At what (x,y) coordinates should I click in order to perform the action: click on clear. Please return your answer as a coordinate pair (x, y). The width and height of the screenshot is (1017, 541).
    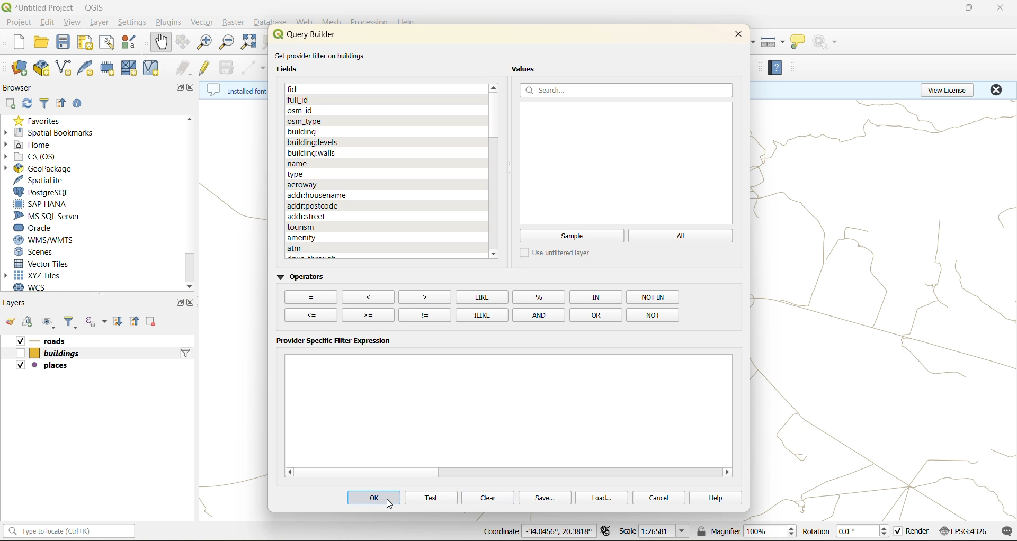
    Looking at the image, I should click on (488, 498).